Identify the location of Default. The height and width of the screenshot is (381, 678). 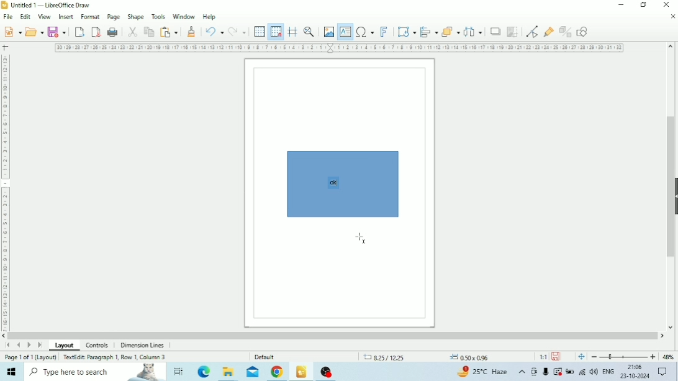
(266, 356).